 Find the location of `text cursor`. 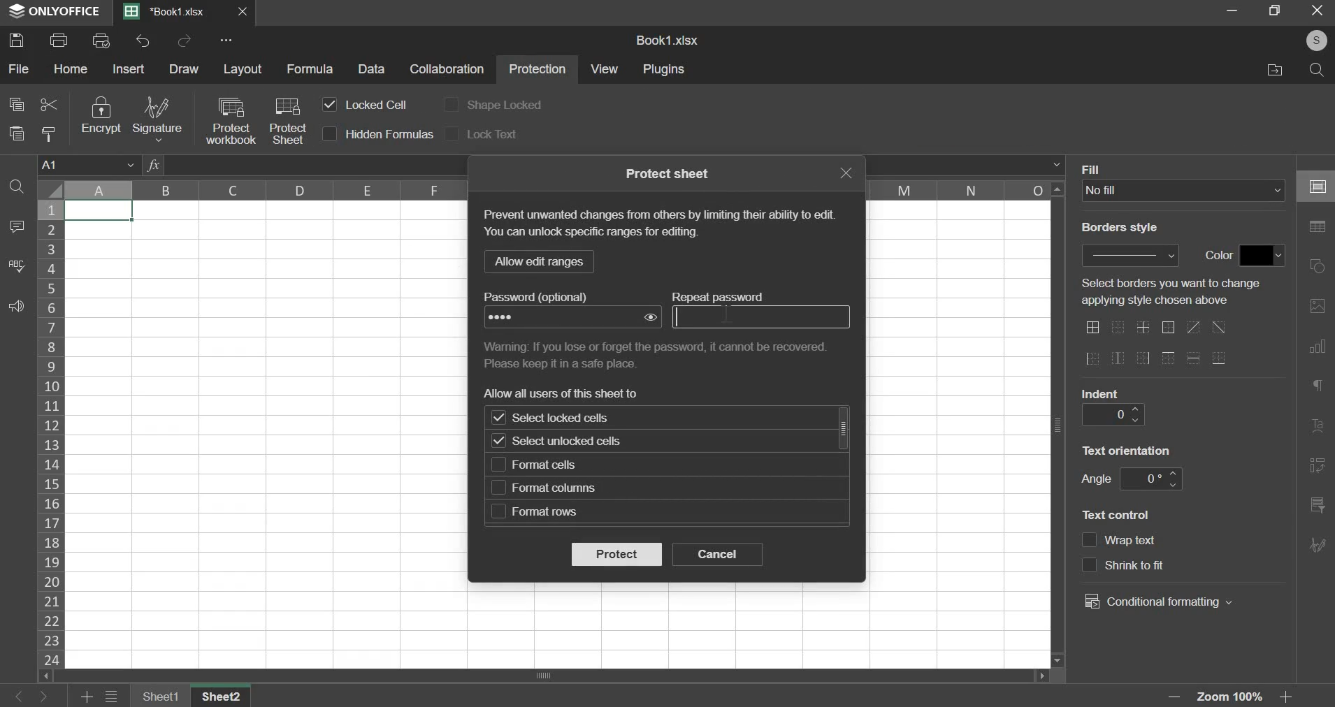

text cursor is located at coordinates (728, 315).